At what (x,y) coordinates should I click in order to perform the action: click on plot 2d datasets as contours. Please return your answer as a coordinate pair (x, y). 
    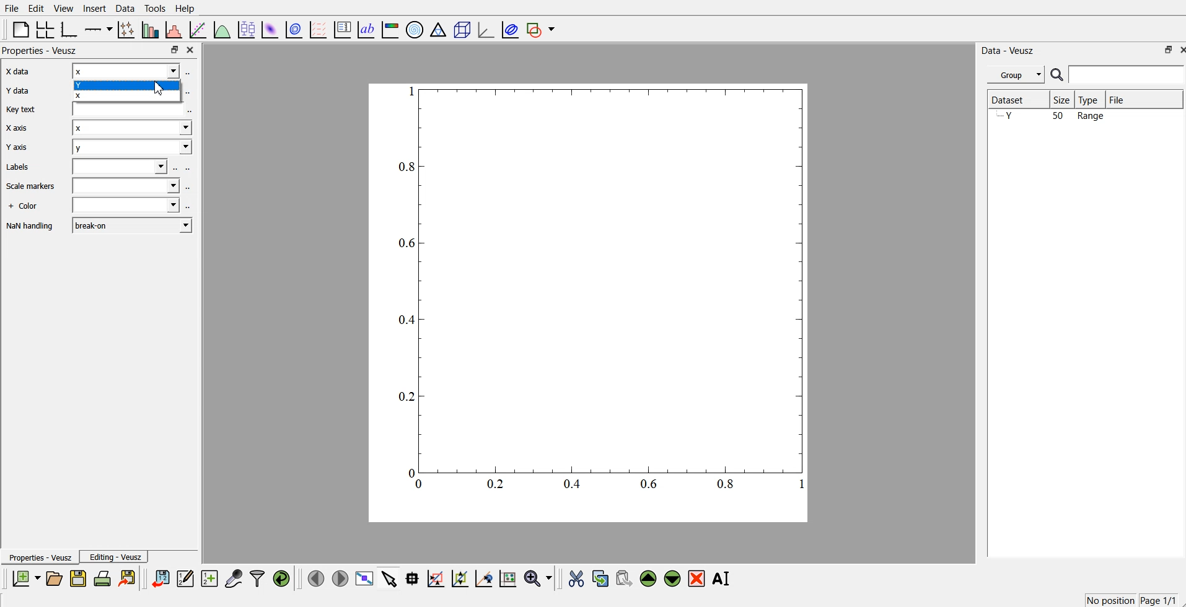
    Looking at the image, I should click on (294, 28).